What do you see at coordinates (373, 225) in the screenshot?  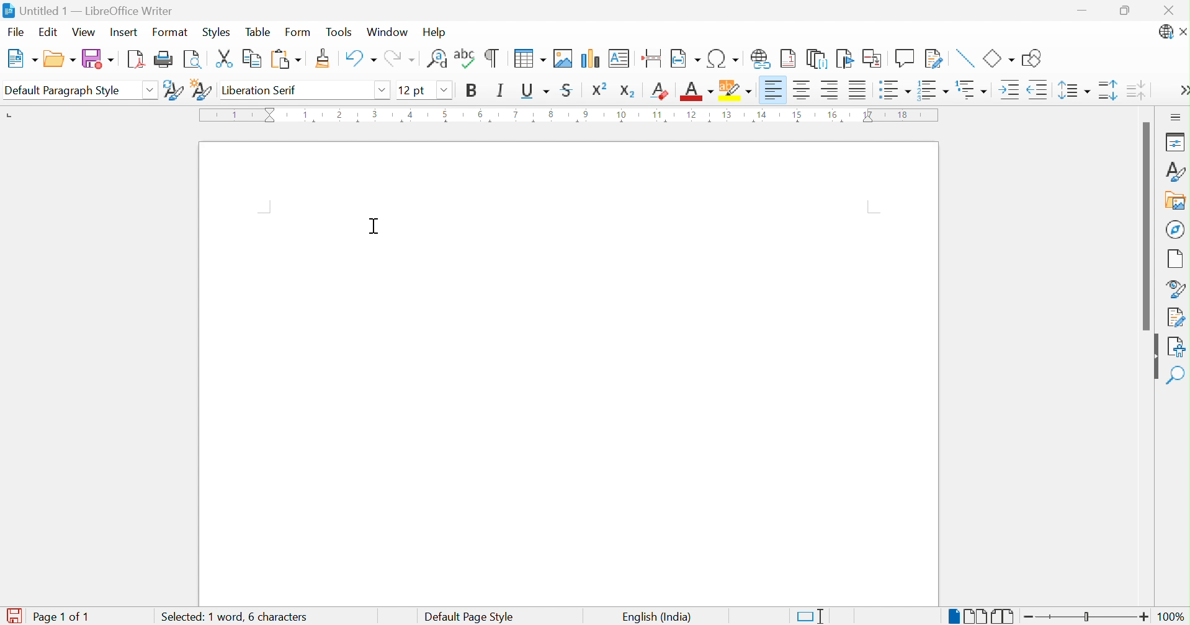 I see `Cursor` at bounding box center [373, 225].